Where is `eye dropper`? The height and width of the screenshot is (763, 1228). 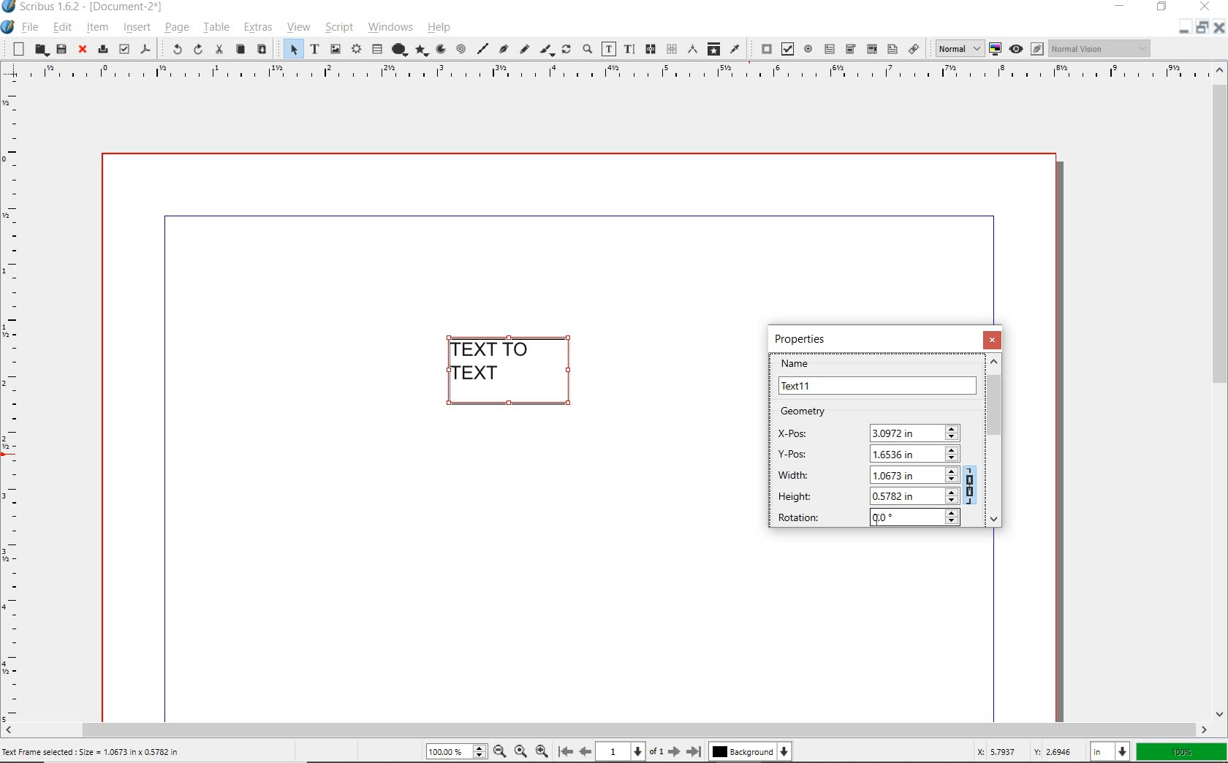
eye dropper is located at coordinates (737, 50).